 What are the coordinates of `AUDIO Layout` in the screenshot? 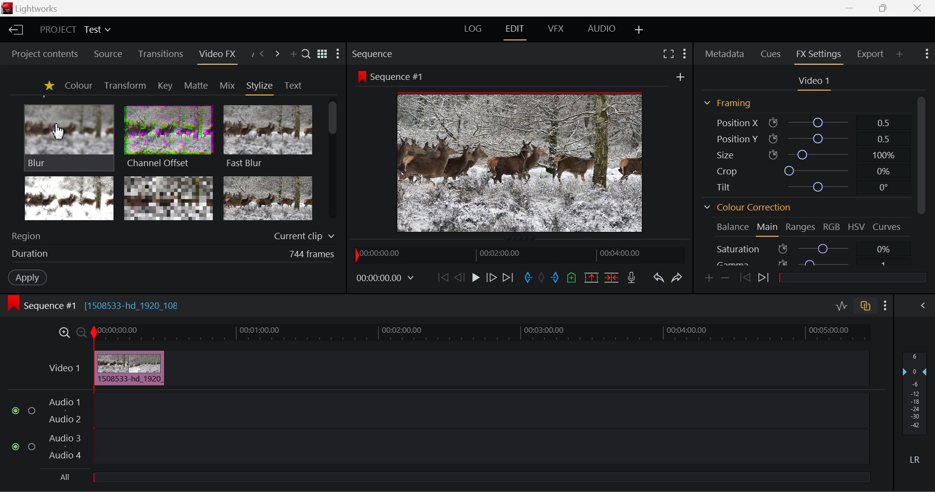 It's located at (601, 29).